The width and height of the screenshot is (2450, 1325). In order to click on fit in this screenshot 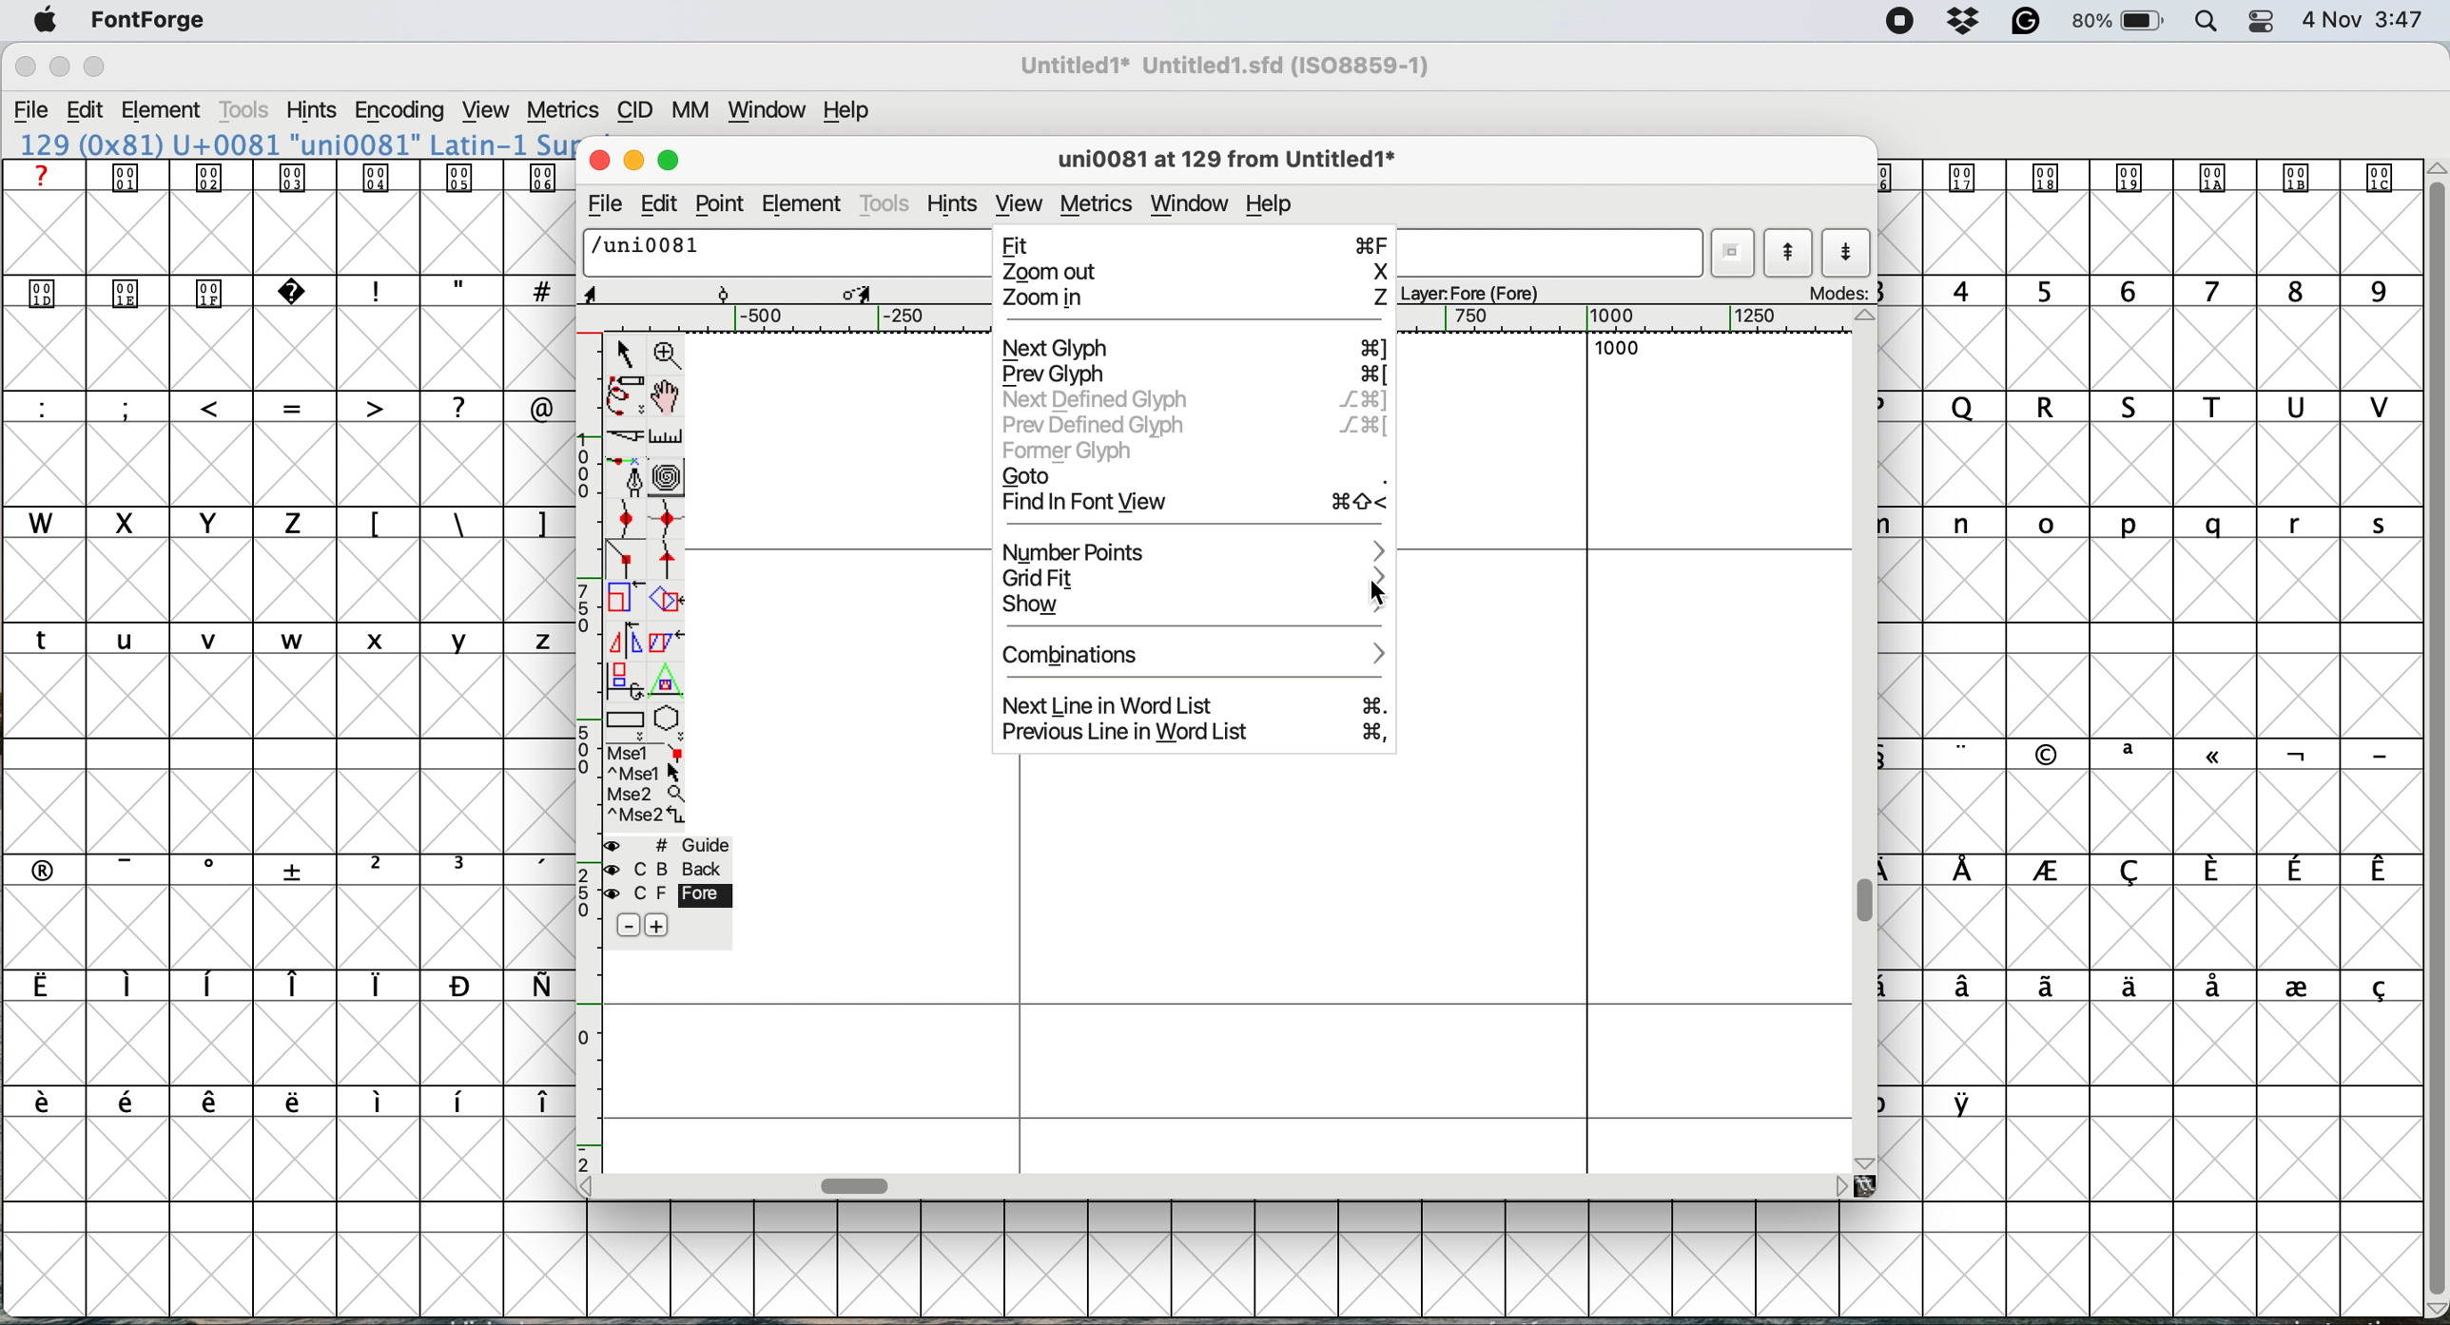, I will do `click(1195, 242)`.